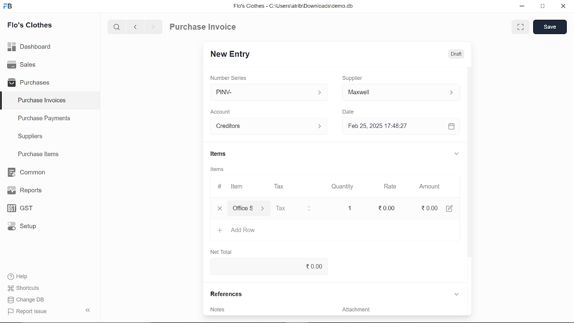 This screenshot has height=323, width=574. Describe the element at coordinates (30, 26) in the screenshot. I see `Flo's Clothes` at that location.